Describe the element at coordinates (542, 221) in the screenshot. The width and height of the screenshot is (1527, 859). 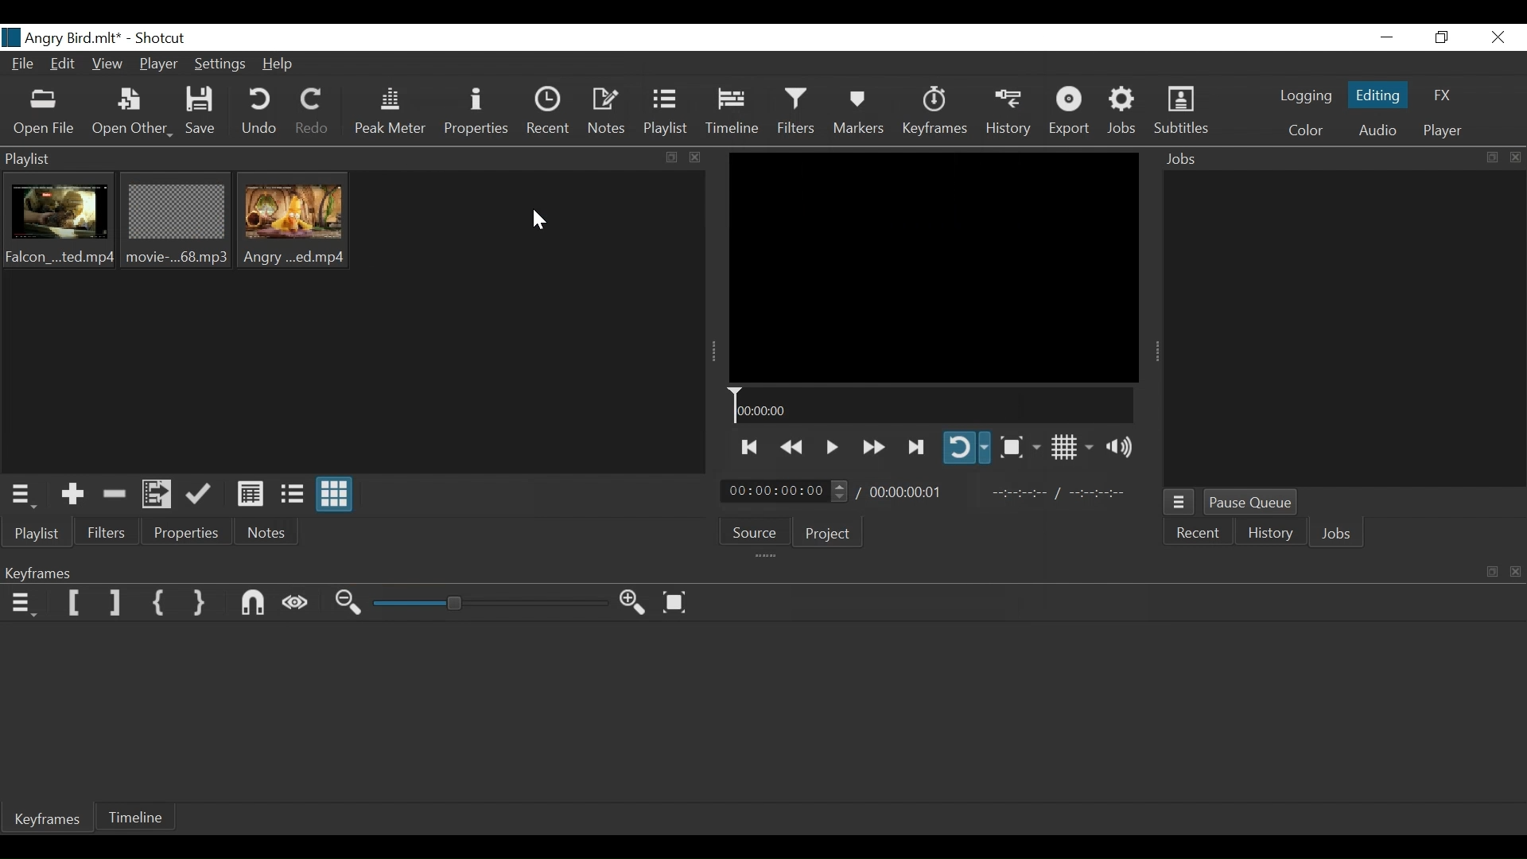
I see `Cursor` at that location.